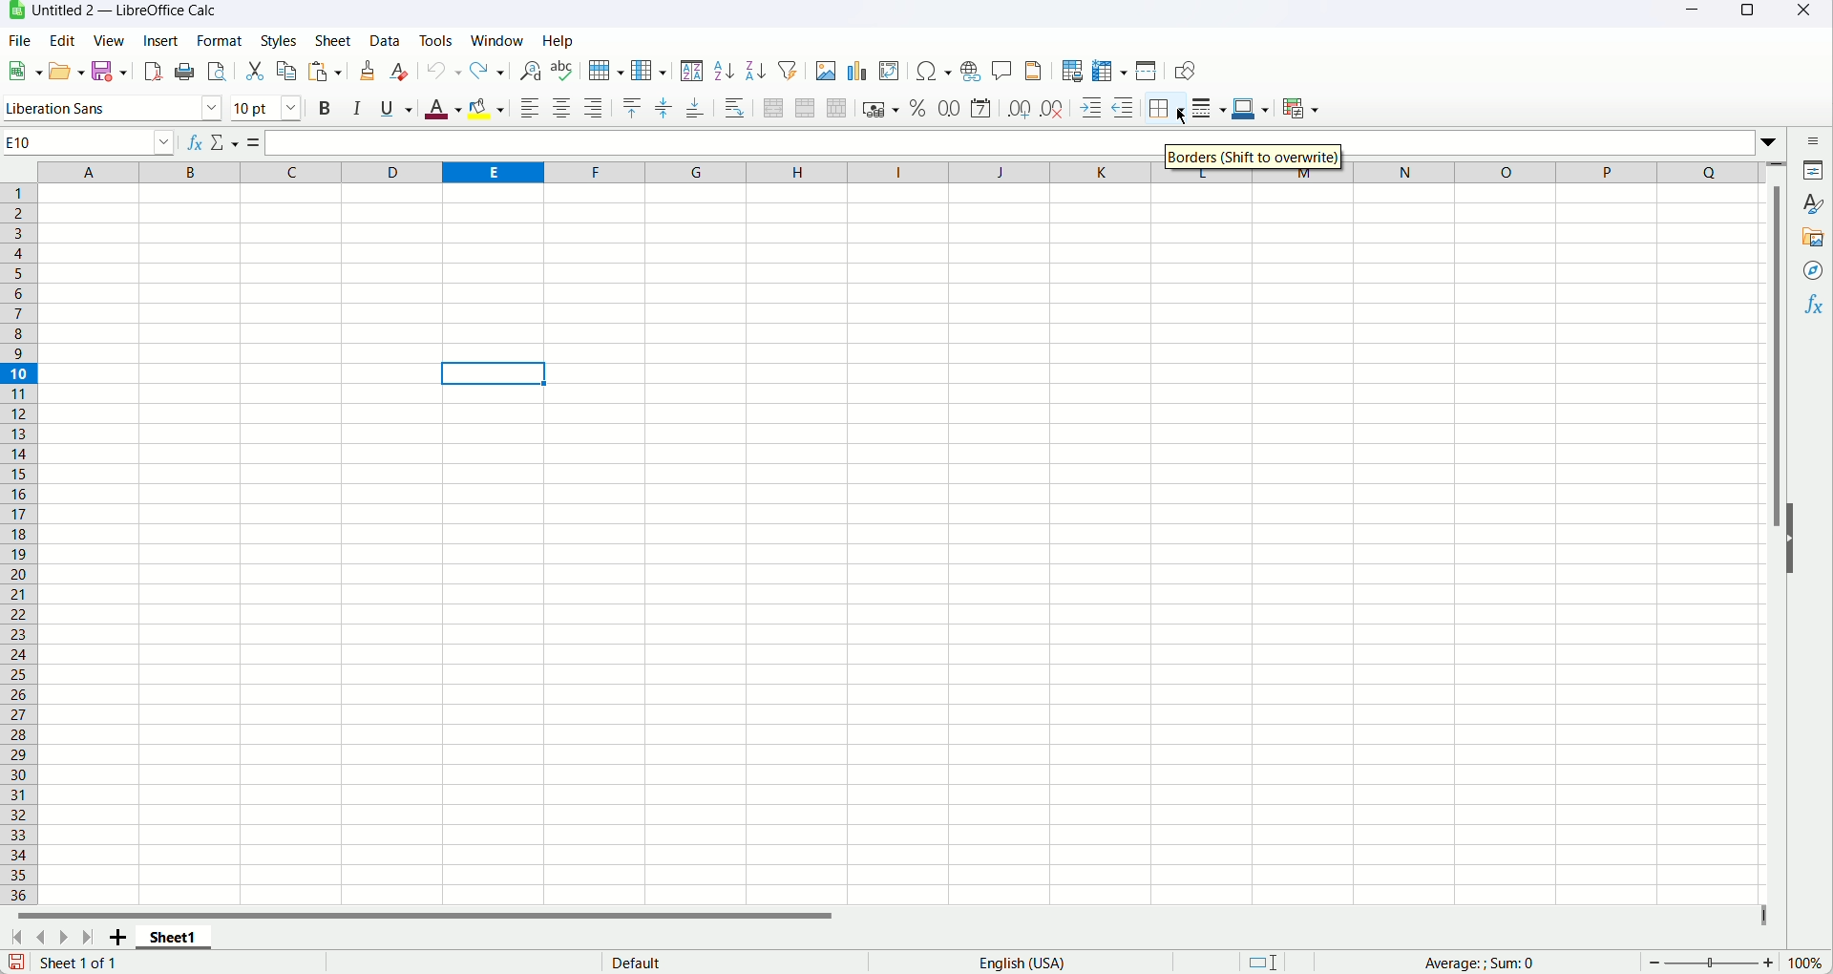 The image size is (1833, 974). I want to click on Sort descending, so click(756, 70).